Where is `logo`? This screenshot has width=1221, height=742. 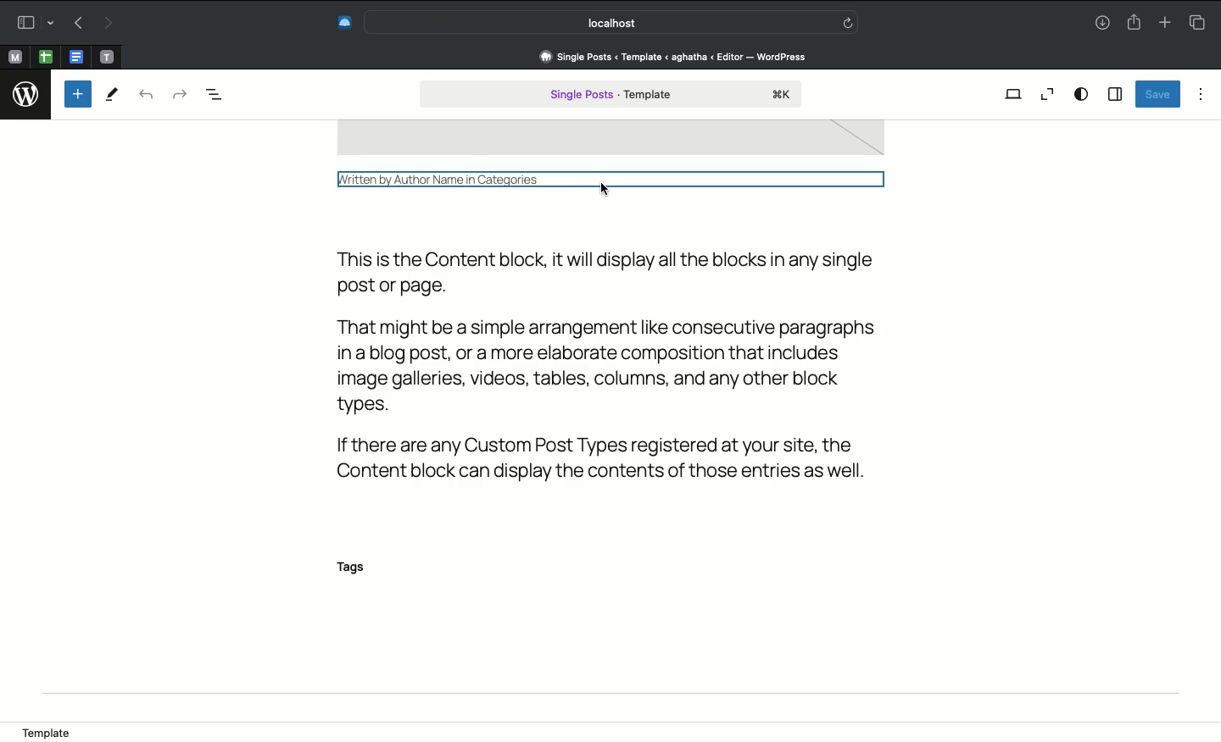 logo is located at coordinates (27, 91).